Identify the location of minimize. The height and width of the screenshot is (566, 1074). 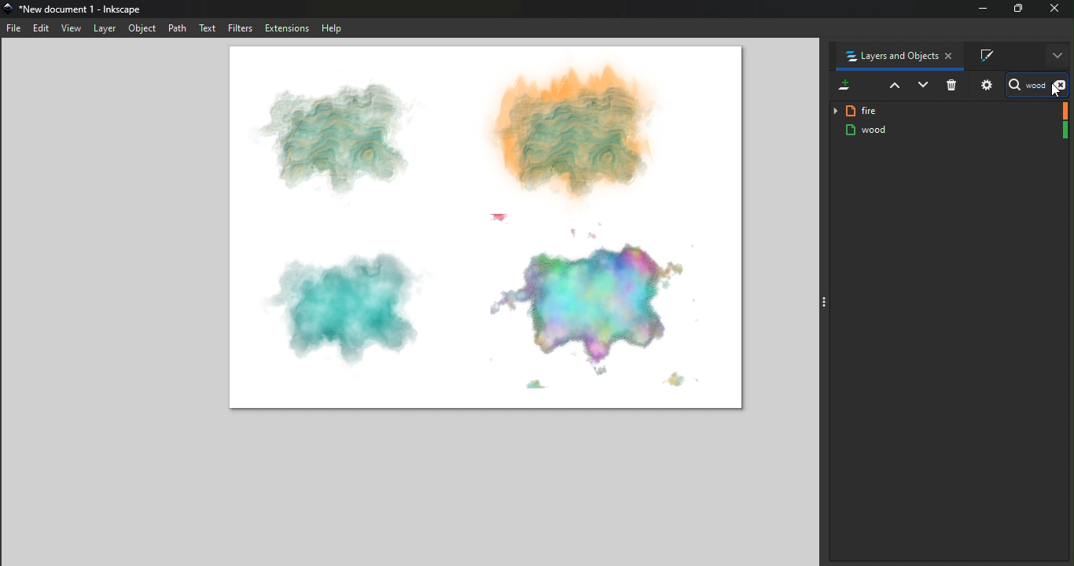
(984, 9).